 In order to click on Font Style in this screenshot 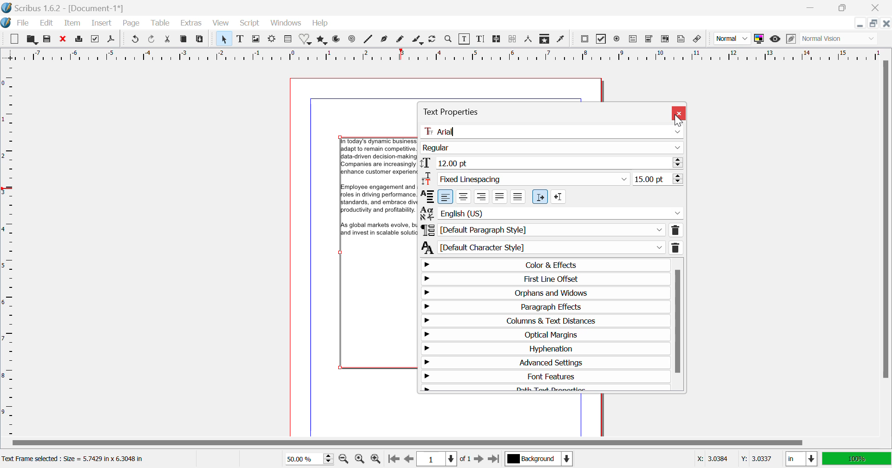, I will do `click(551, 149)`.